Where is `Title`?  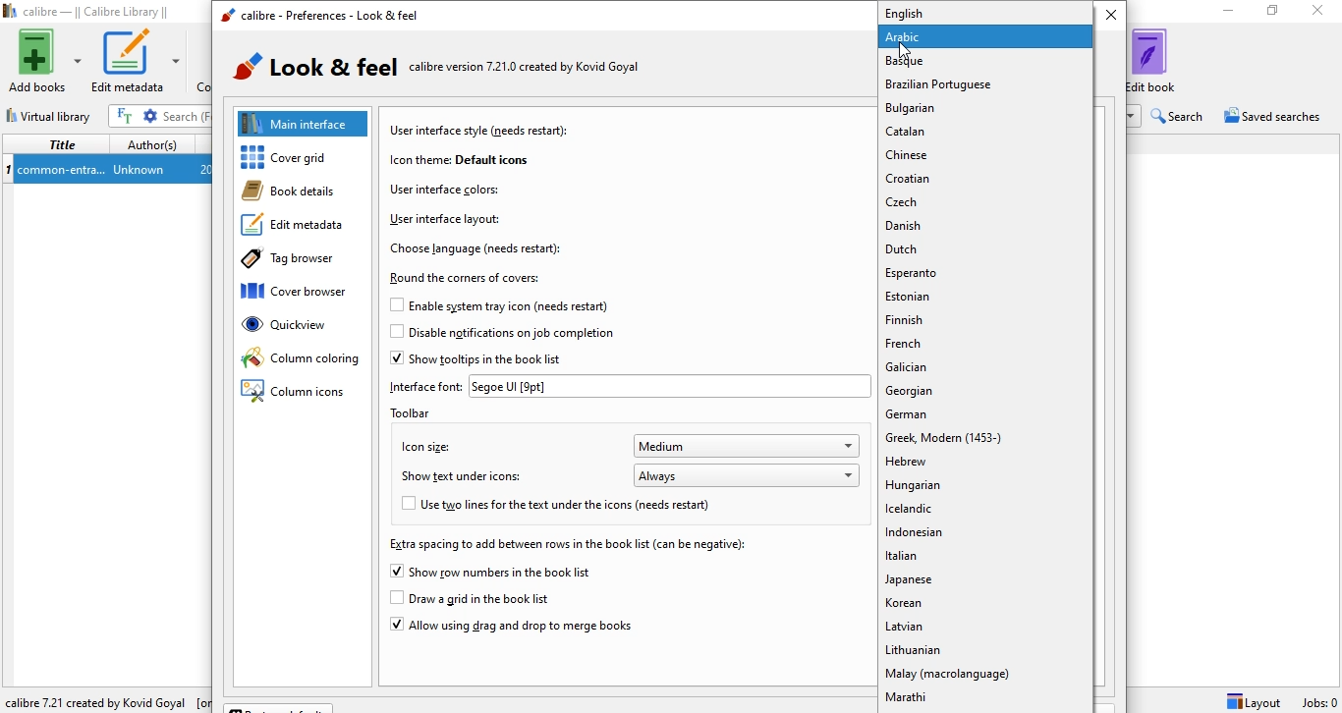 Title is located at coordinates (59, 144).